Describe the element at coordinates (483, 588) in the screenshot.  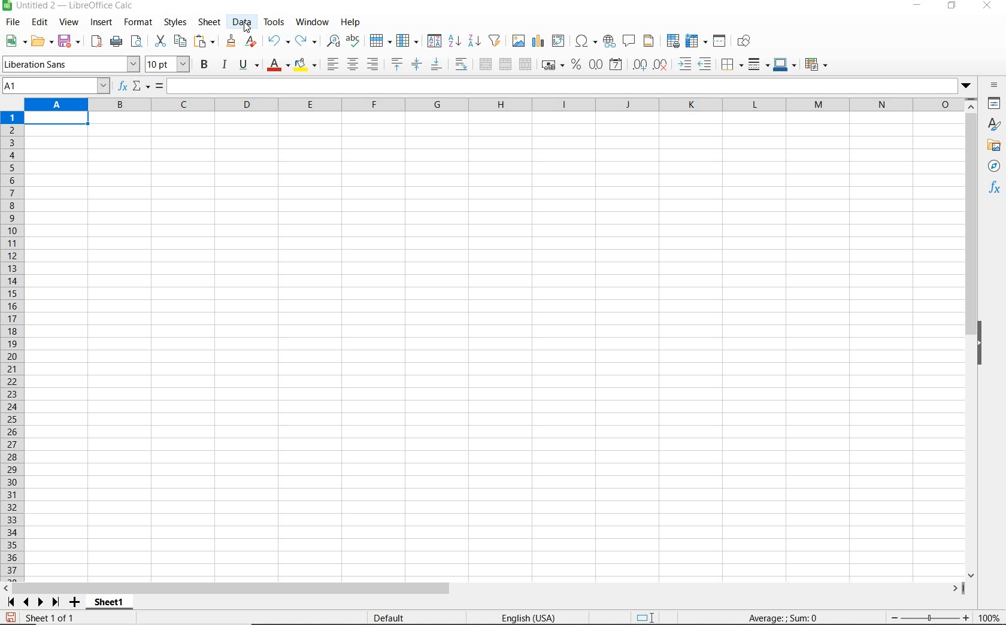
I see `scrollbar` at that location.